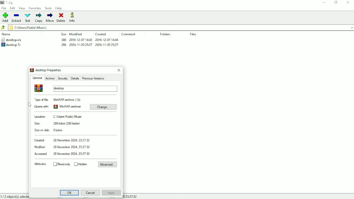 This screenshot has width=354, height=199. Describe the element at coordinates (61, 17) in the screenshot. I see `Delete` at that location.